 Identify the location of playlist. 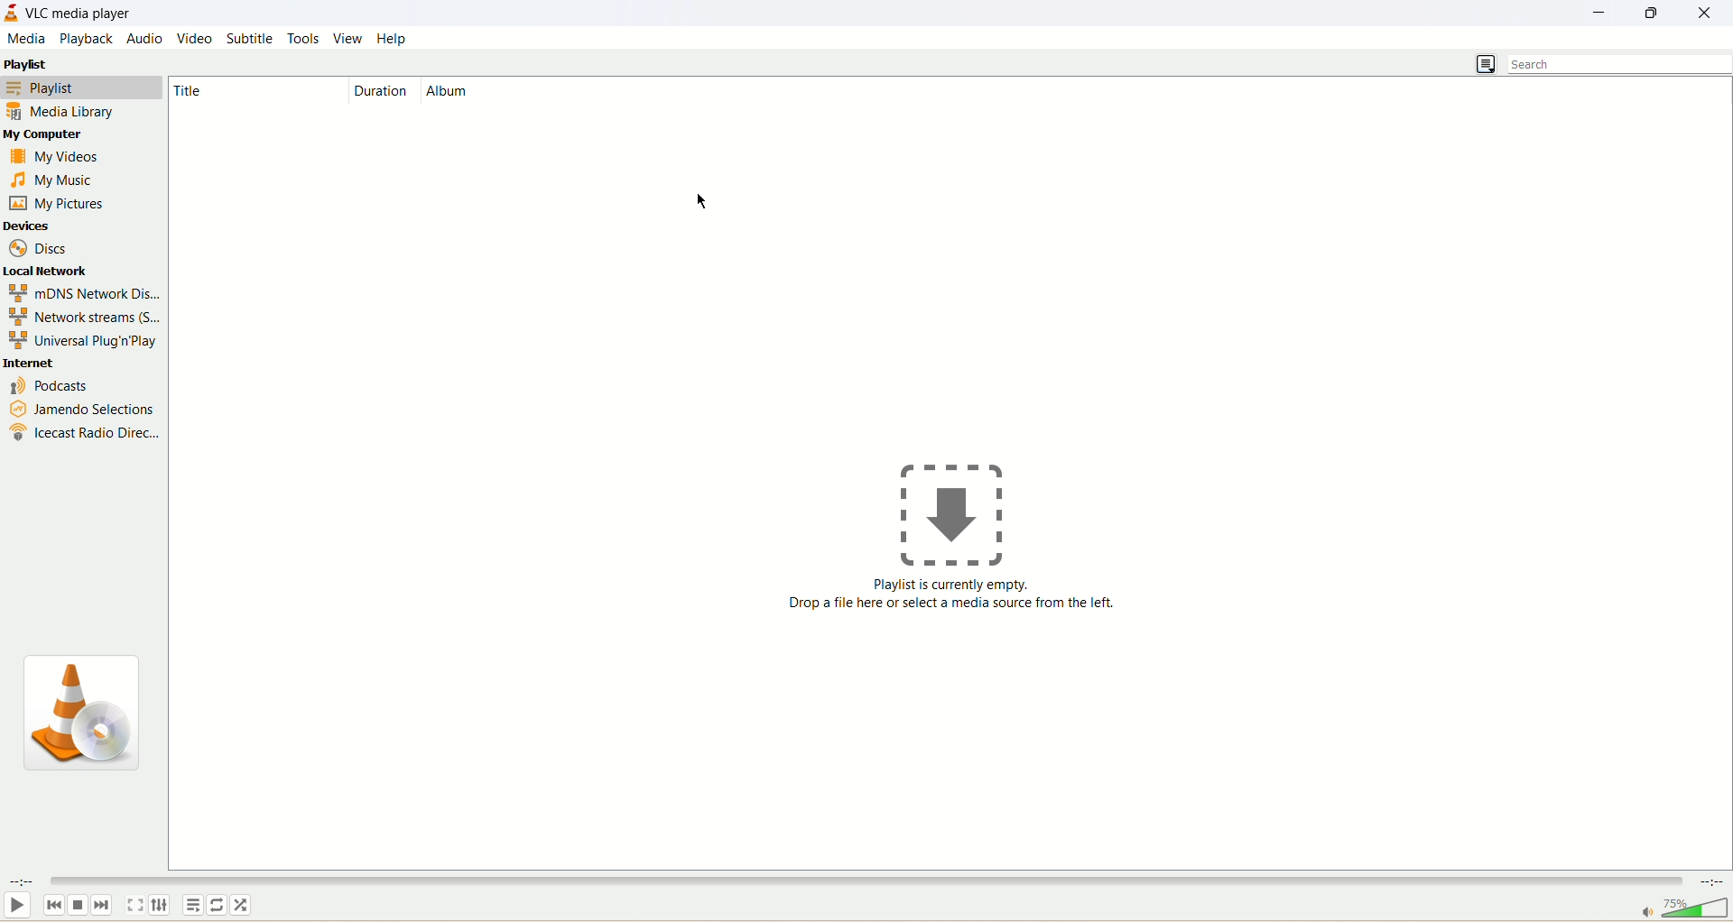
(193, 905).